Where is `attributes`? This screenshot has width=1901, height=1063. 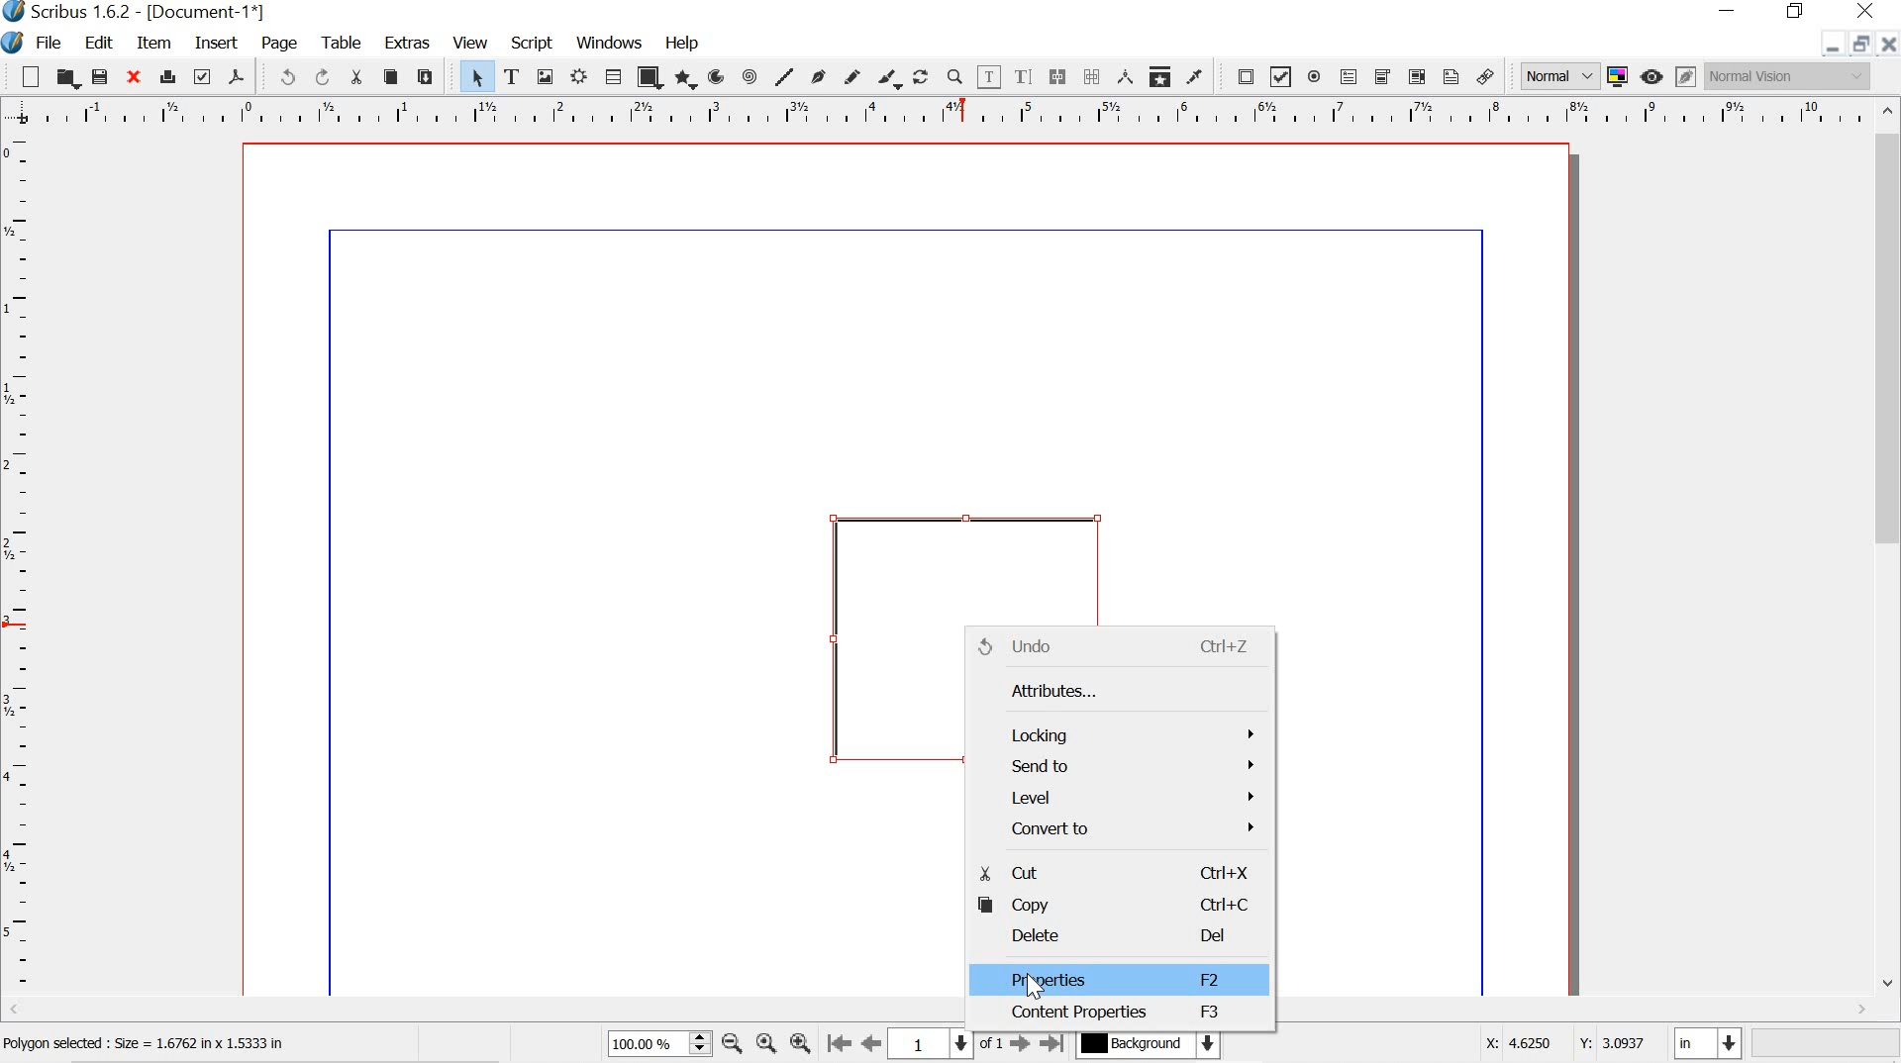
attributes is located at coordinates (1108, 689).